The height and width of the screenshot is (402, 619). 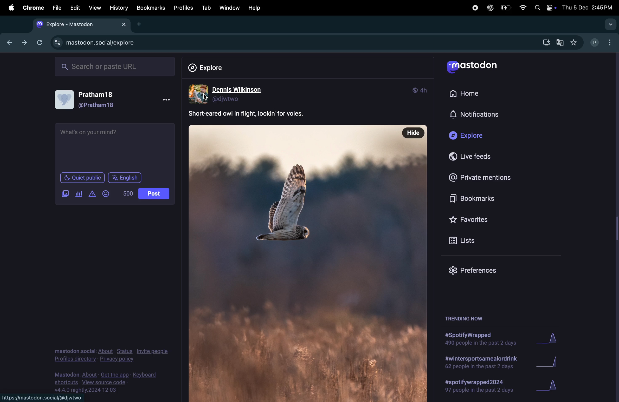 What do you see at coordinates (95, 8) in the screenshot?
I see `view` at bounding box center [95, 8].